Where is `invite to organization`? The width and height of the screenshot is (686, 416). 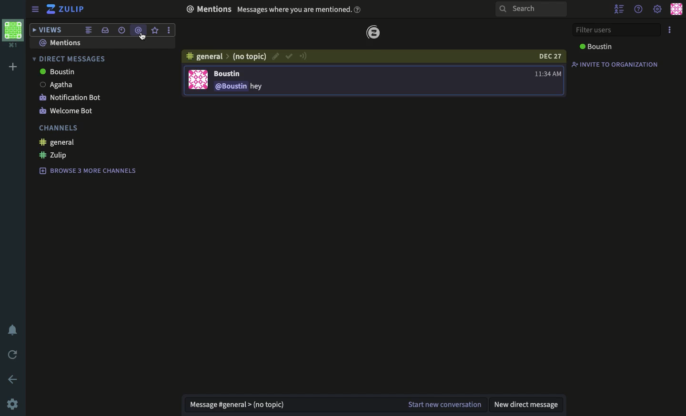
invite to organization is located at coordinates (615, 66).